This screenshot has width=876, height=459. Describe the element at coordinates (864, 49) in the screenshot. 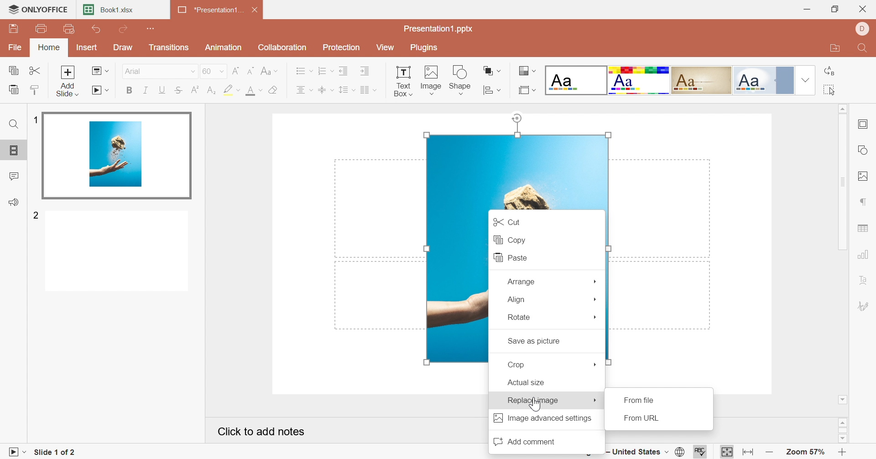

I see `Find` at that location.